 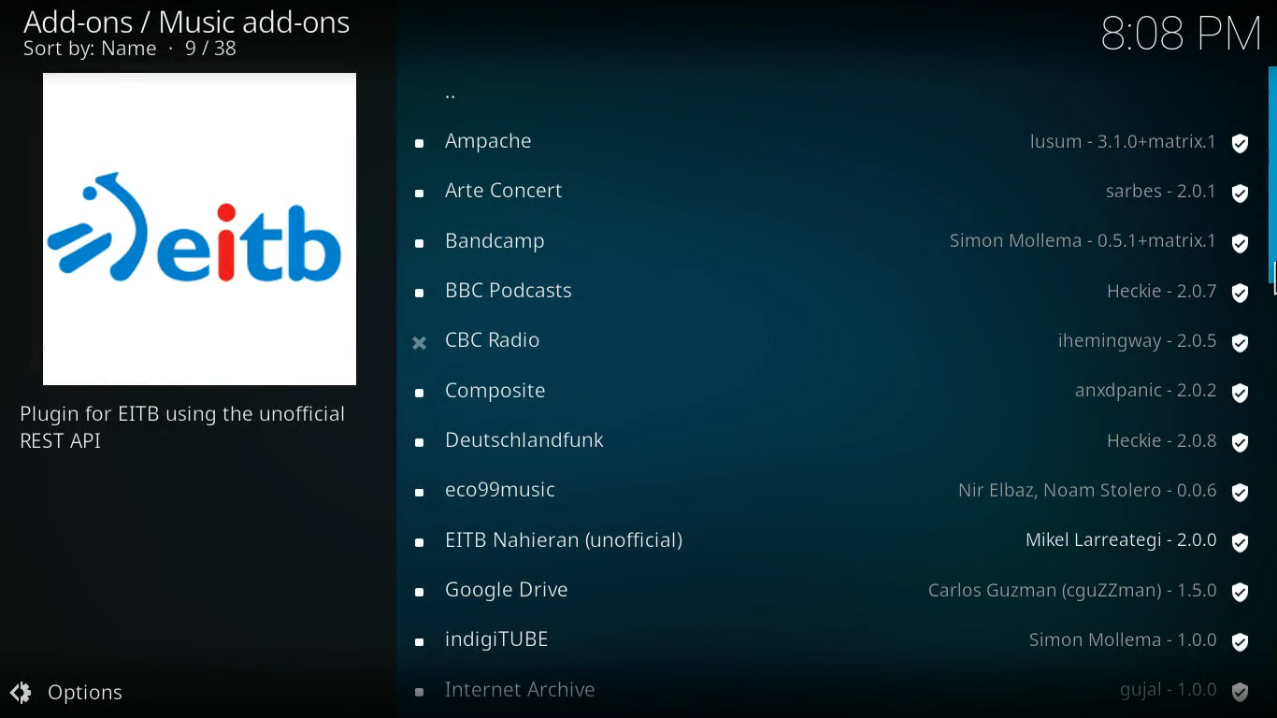 What do you see at coordinates (457, 96) in the screenshot?
I see `back` at bounding box center [457, 96].